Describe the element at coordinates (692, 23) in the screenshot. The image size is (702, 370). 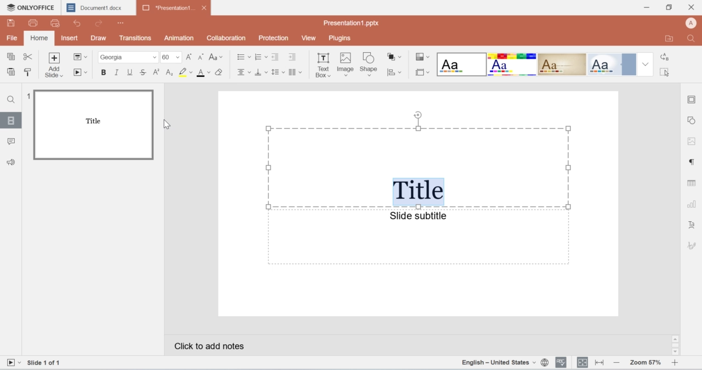
I see `account` at that location.